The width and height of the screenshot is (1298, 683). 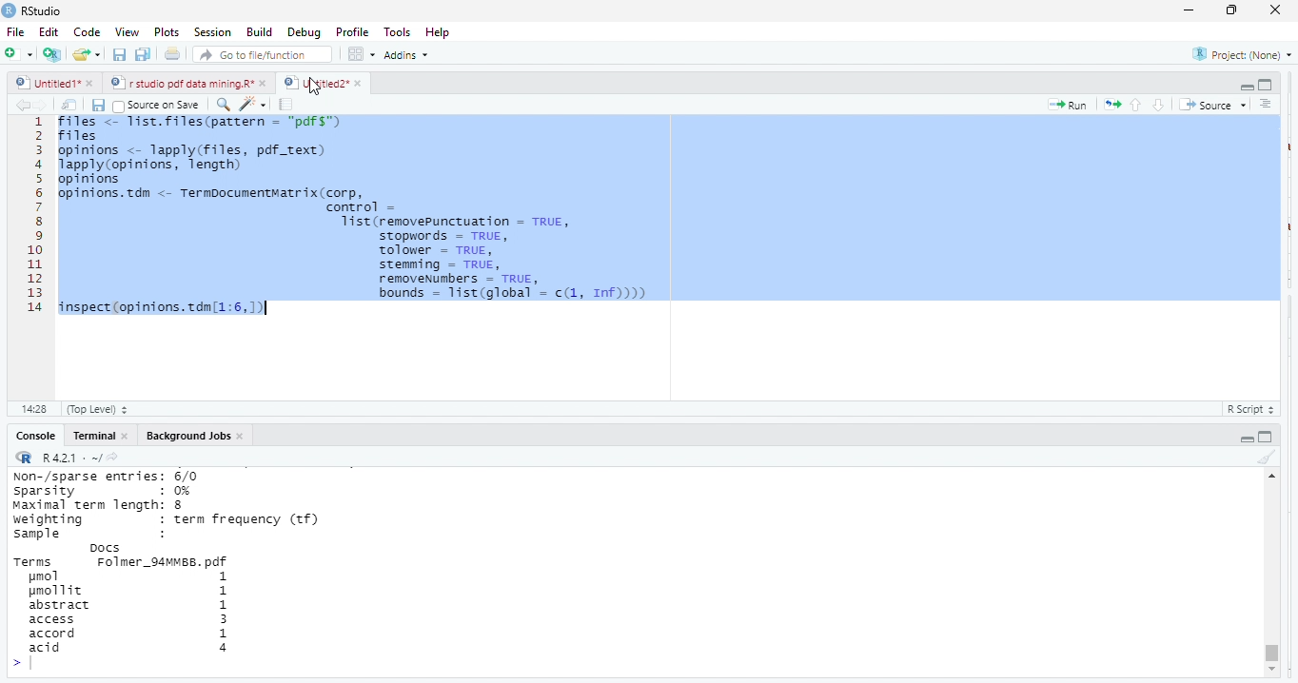 I want to click on find /replace, so click(x=223, y=104).